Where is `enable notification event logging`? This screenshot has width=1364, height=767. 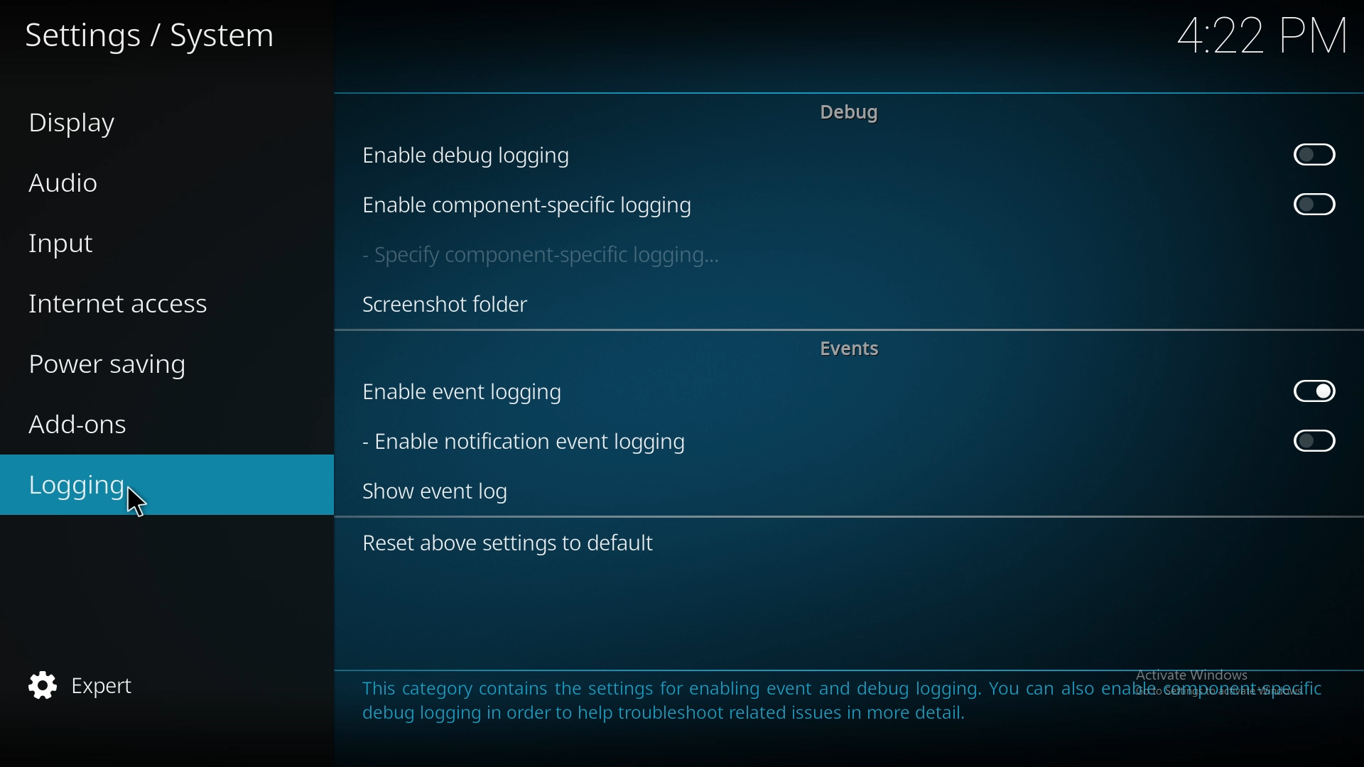 enable notification event logging is located at coordinates (533, 441).